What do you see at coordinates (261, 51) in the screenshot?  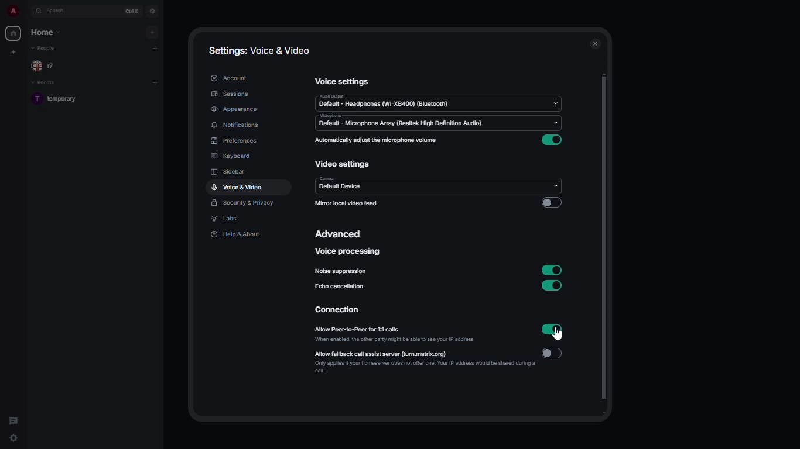 I see `settings: voice & video` at bounding box center [261, 51].